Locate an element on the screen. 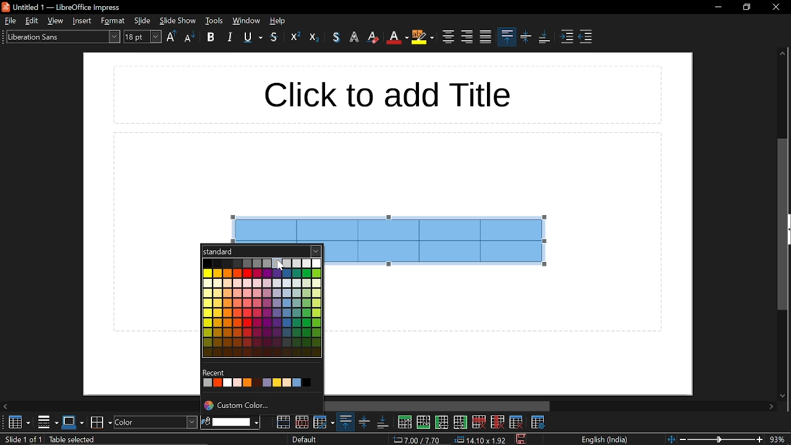 Image resolution: width=791 pixels, height=445 pixels. fill color is located at coordinates (206, 421).